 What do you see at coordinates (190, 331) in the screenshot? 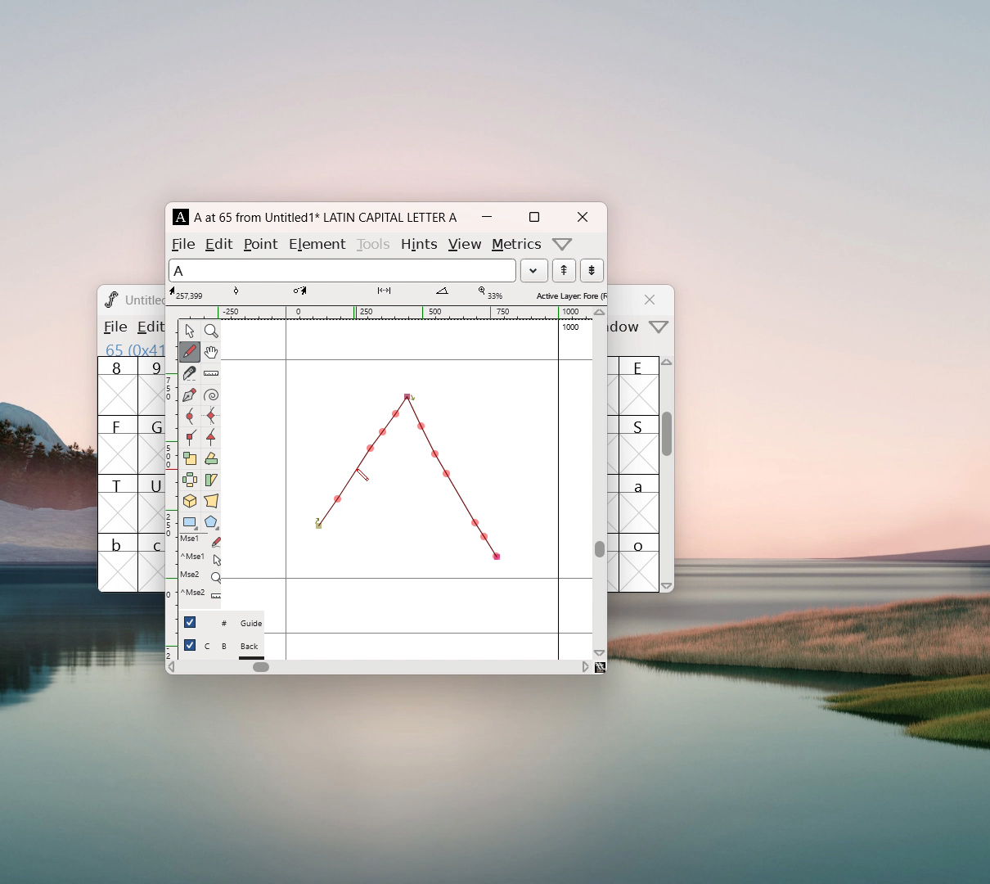
I see `pointer` at bounding box center [190, 331].